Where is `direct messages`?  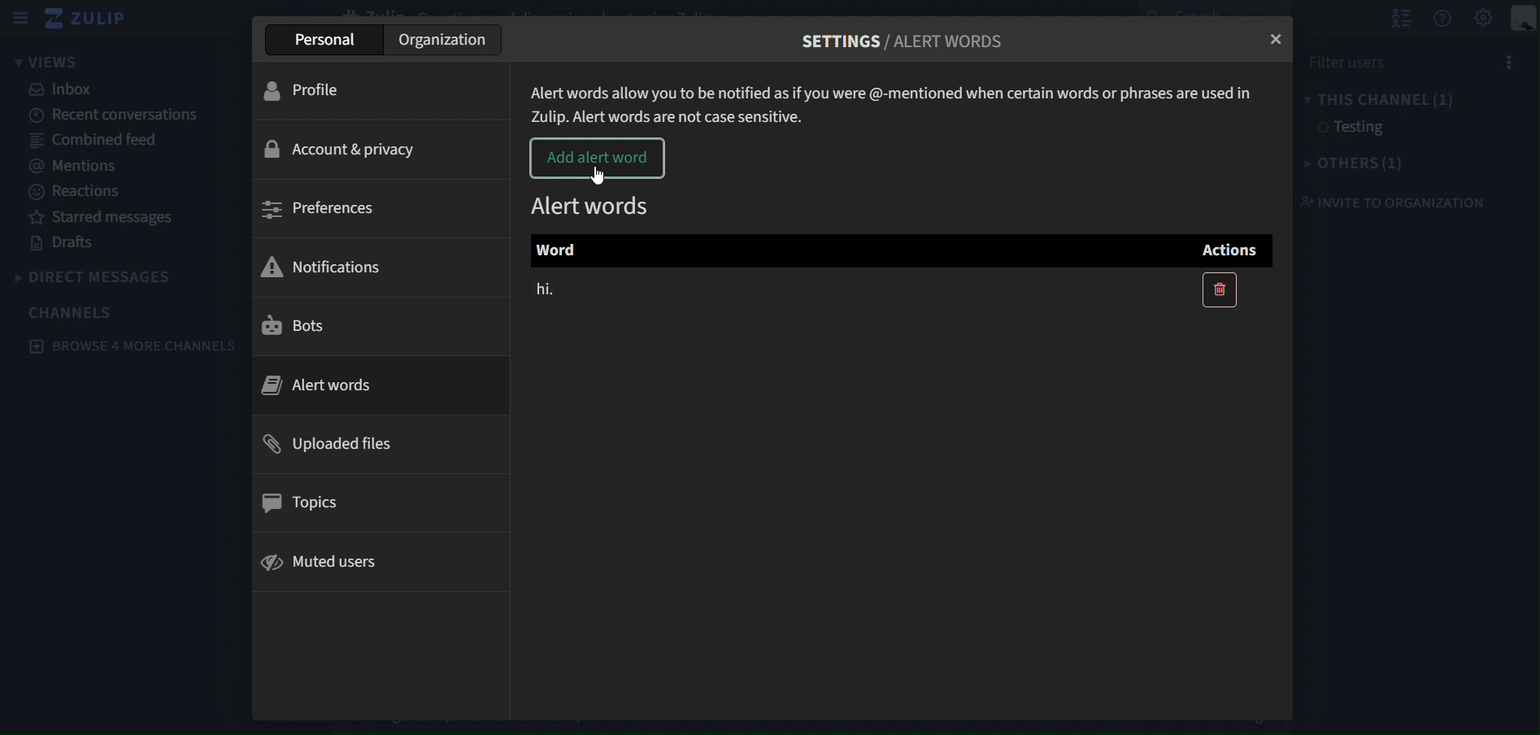 direct messages is located at coordinates (98, 275).